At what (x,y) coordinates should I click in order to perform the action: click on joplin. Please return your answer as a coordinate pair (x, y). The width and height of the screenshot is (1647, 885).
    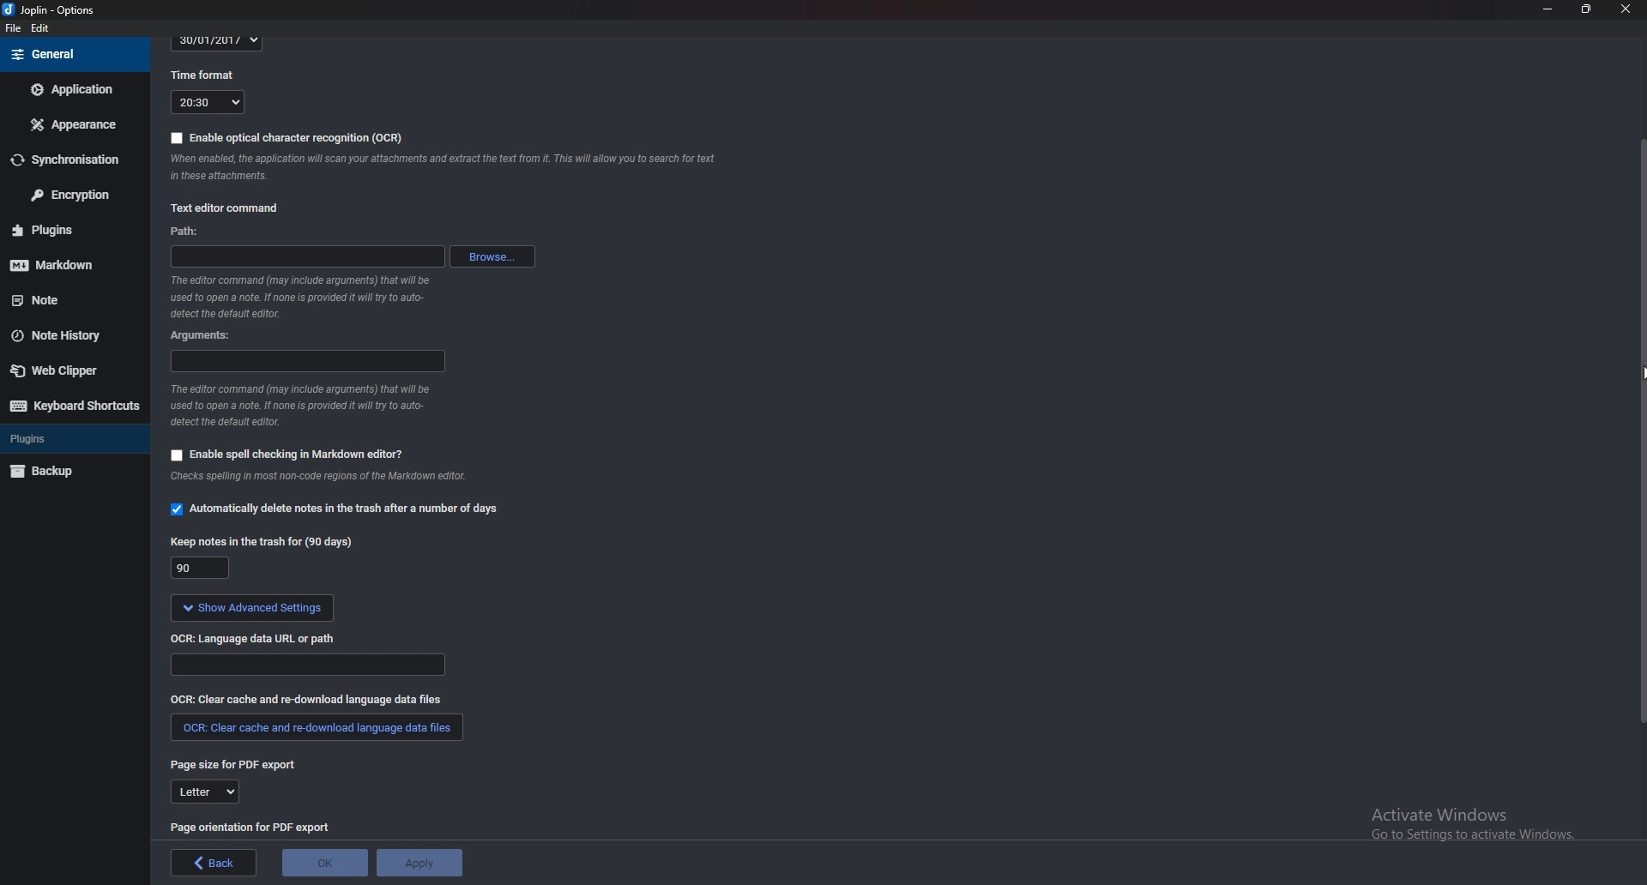
    Looking at the image, I should click on (52, 10).